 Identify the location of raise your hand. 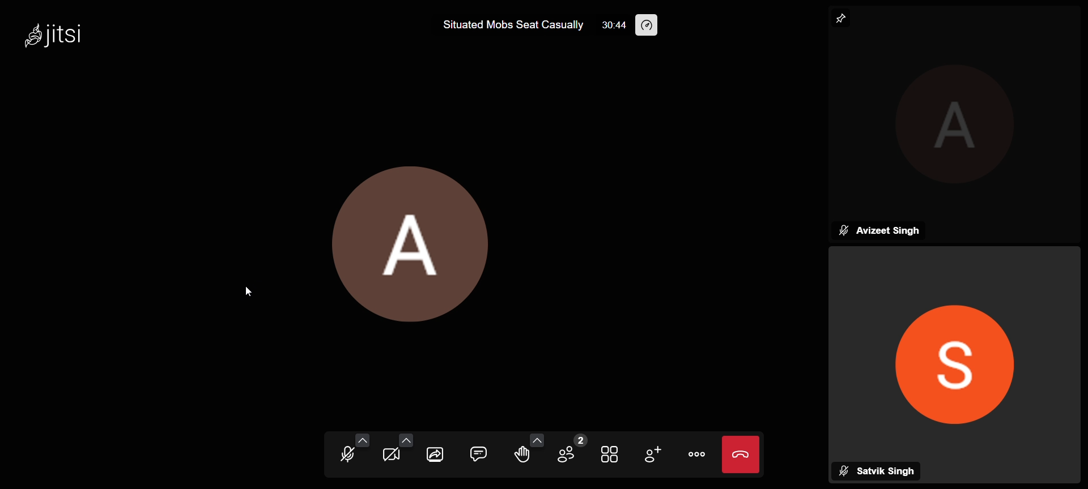
(520, 454).